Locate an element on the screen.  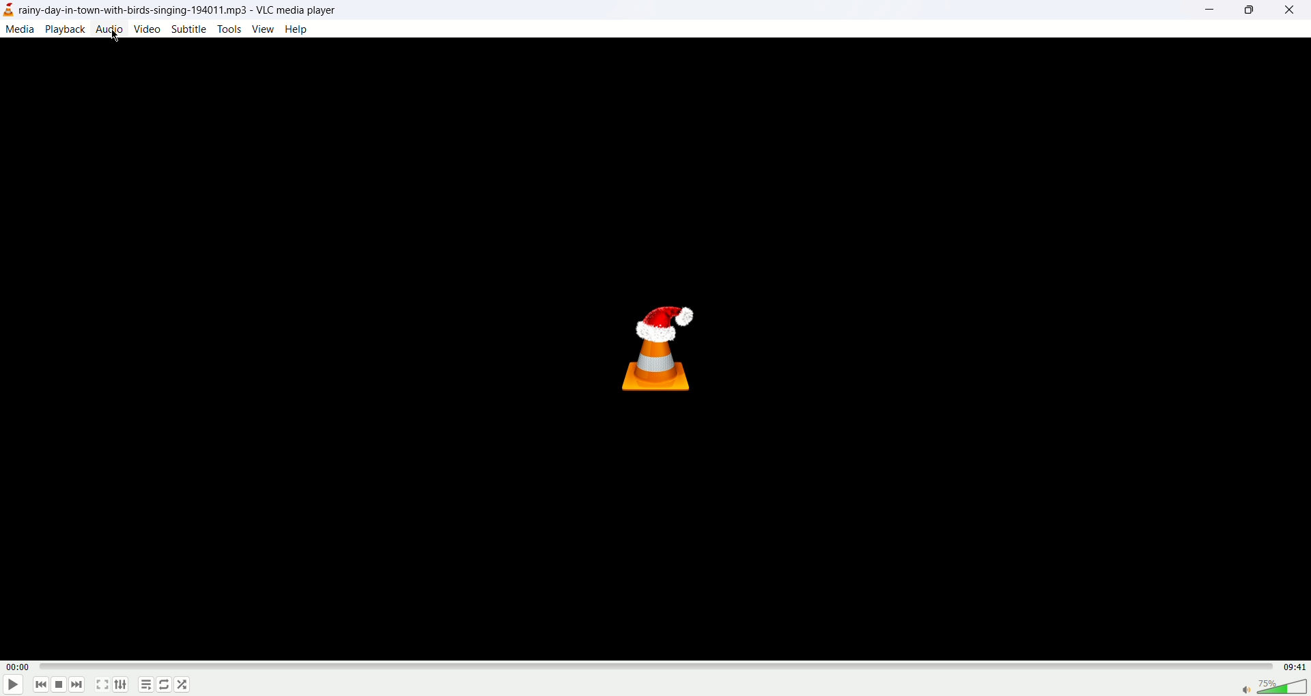
playlist is located at coordinates (146, 684).